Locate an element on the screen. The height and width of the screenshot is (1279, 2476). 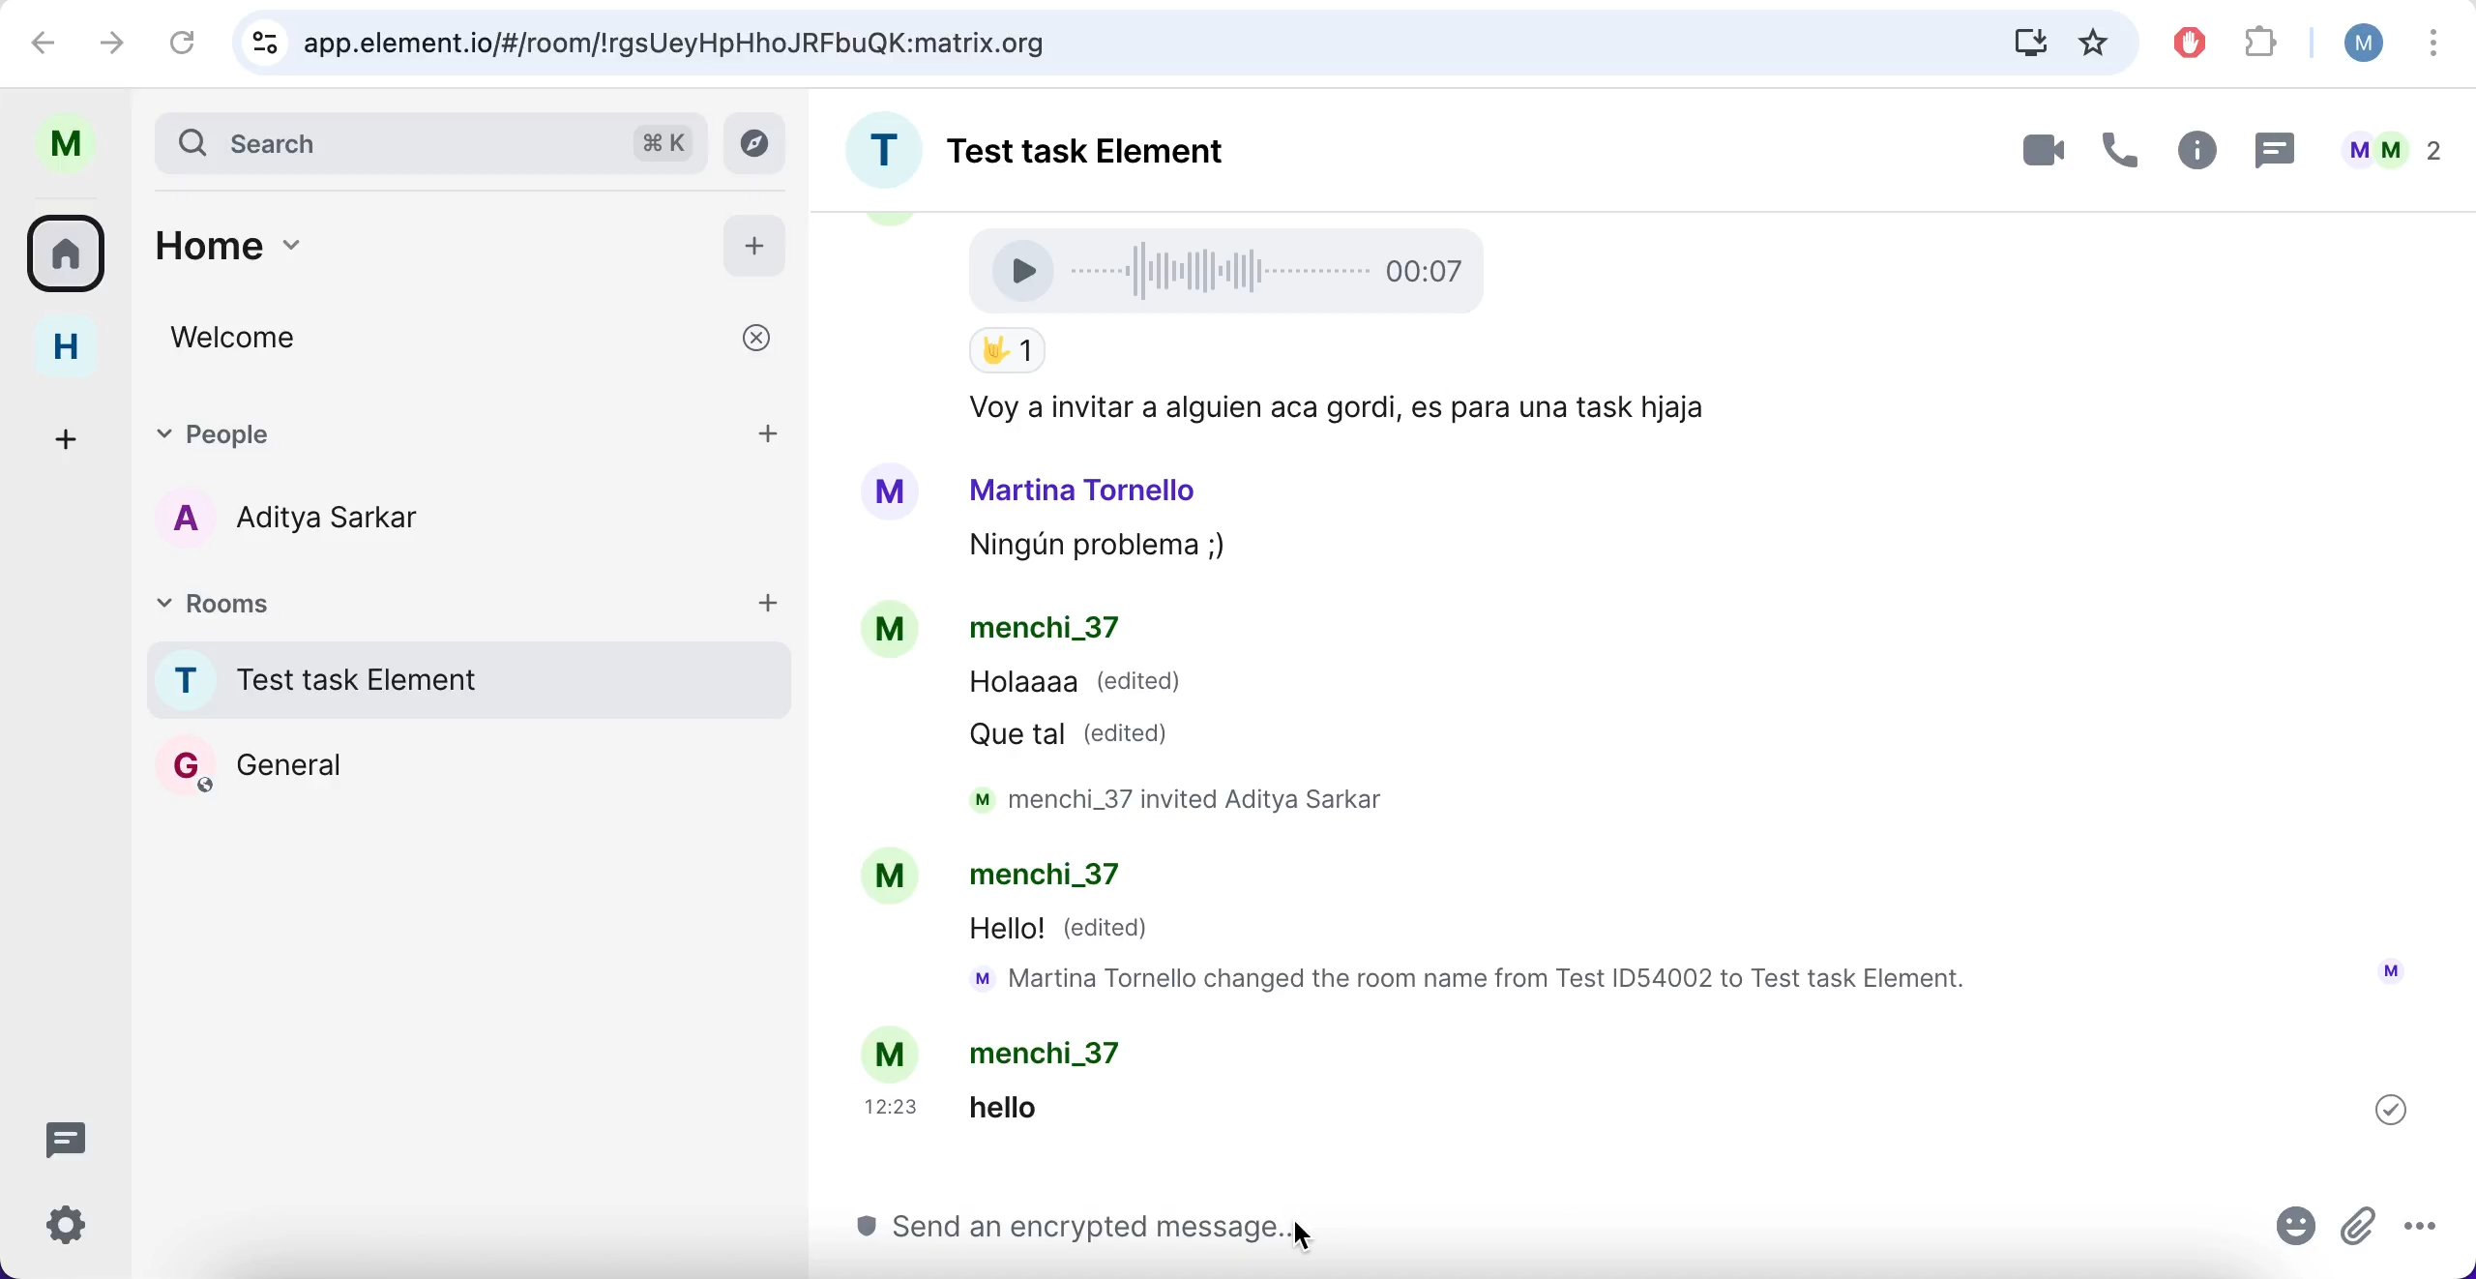
add is located at coordinates (771, 431).